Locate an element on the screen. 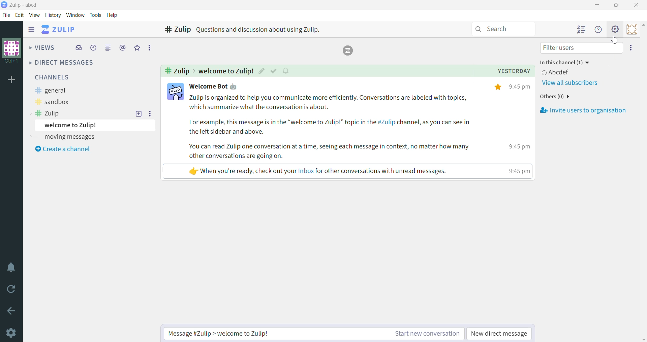  Settings is located at coordinates (10, 333).